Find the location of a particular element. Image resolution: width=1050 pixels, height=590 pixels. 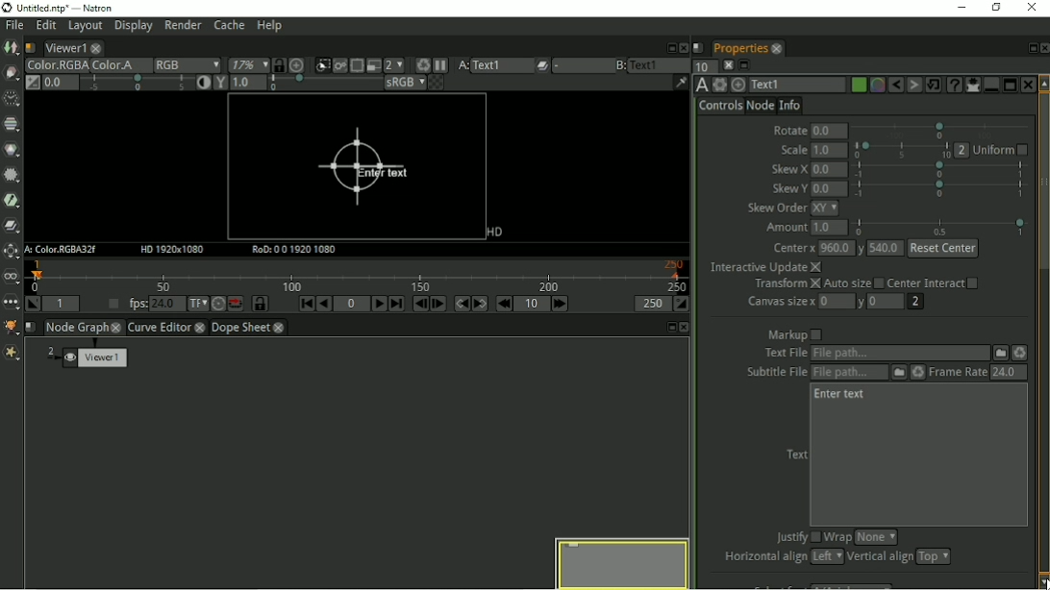

Redo is located at coordinates (914, 84).